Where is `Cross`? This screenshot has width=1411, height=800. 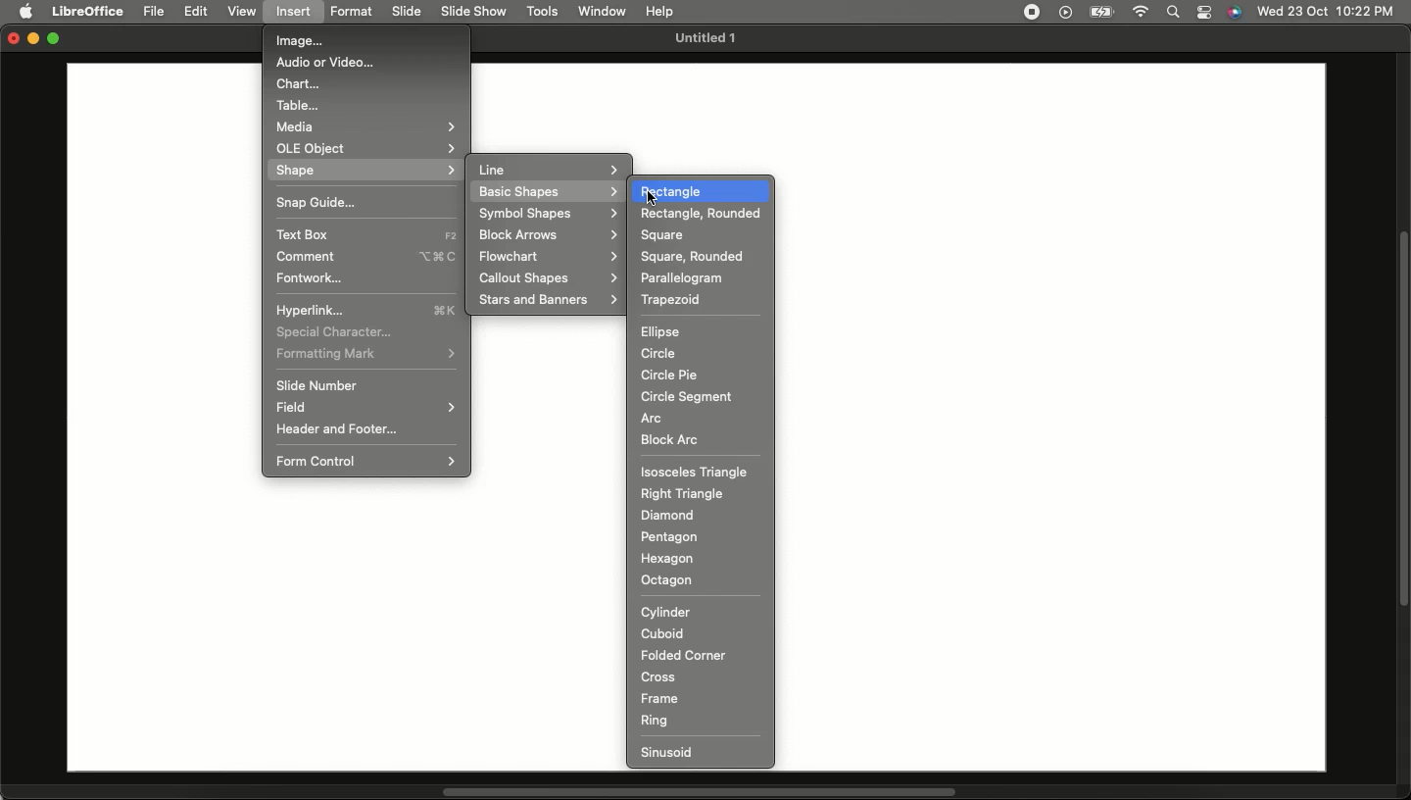 Cross is located at coordinates (664, 677).